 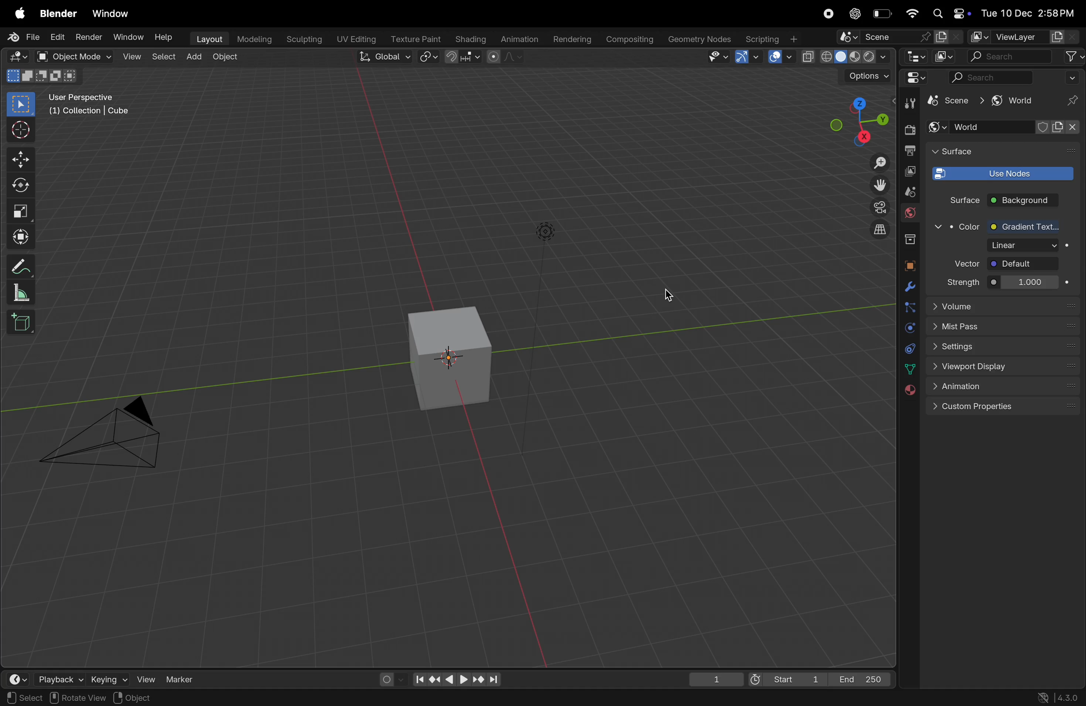 What do you see at coordinates (909, 348) in the screenshot?
I see `constraints` at bounding box center [909, 348].